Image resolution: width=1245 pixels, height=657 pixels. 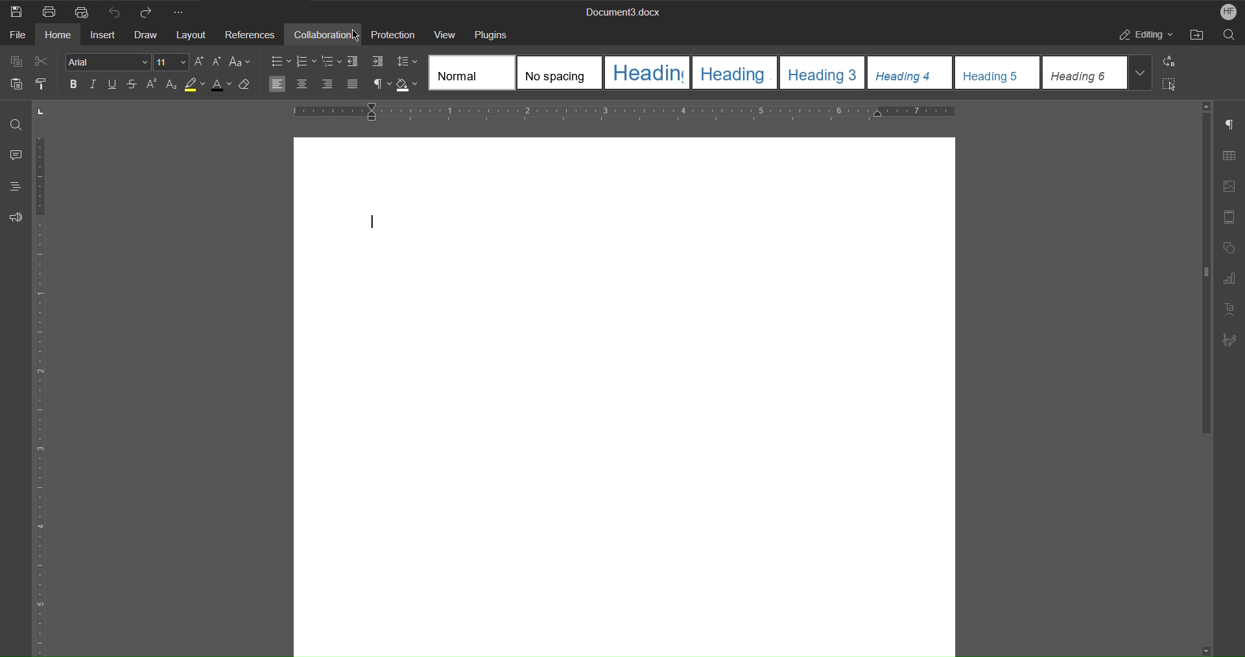 What do you see at coordinates (649, 73) in the screenshot?
I see `Heading 1` at bounding box center [649, 73].